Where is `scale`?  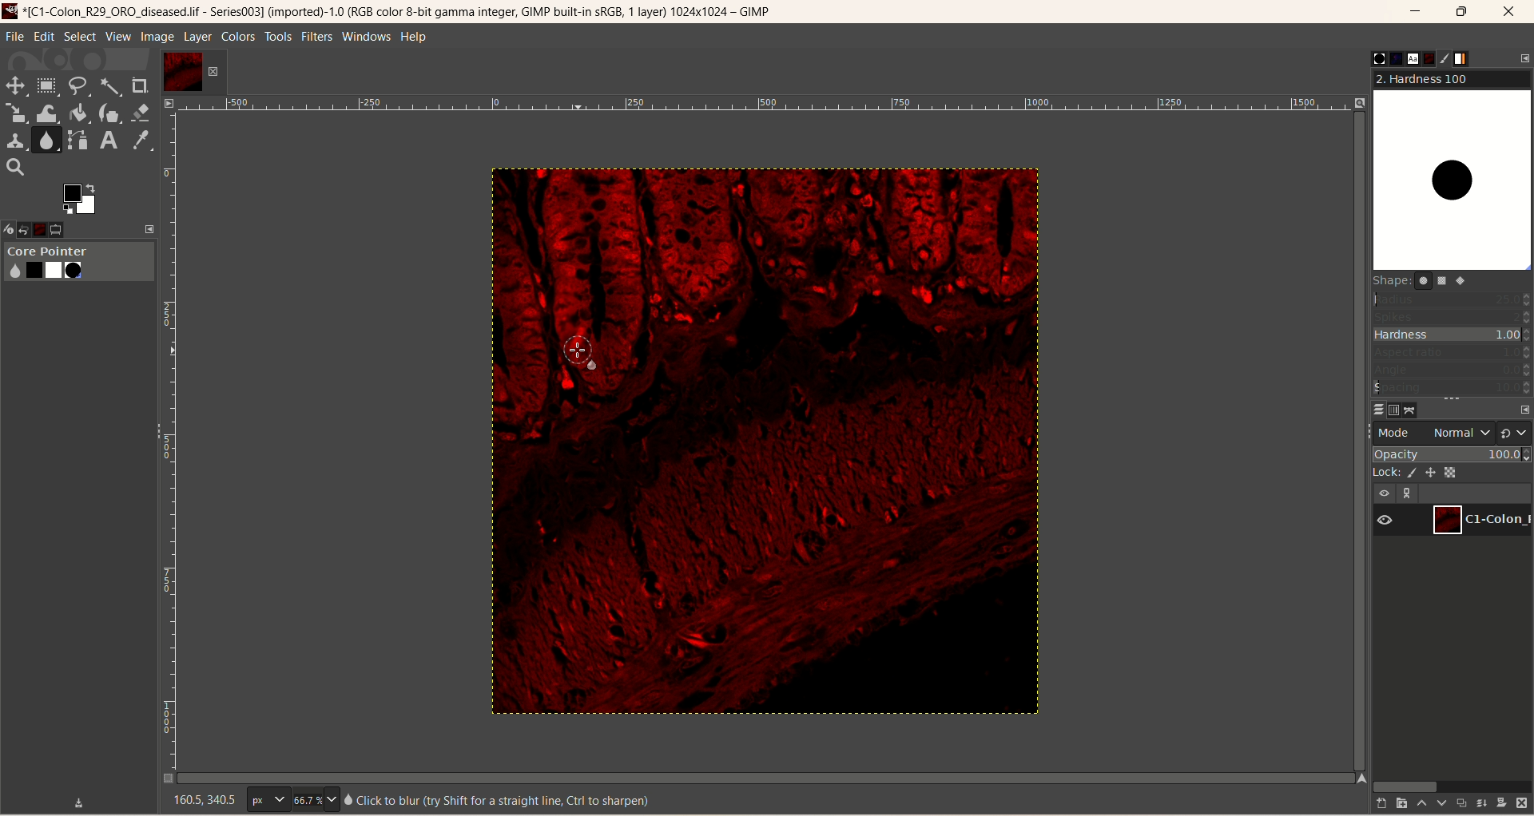
scale is located at coordinates (16, 113).